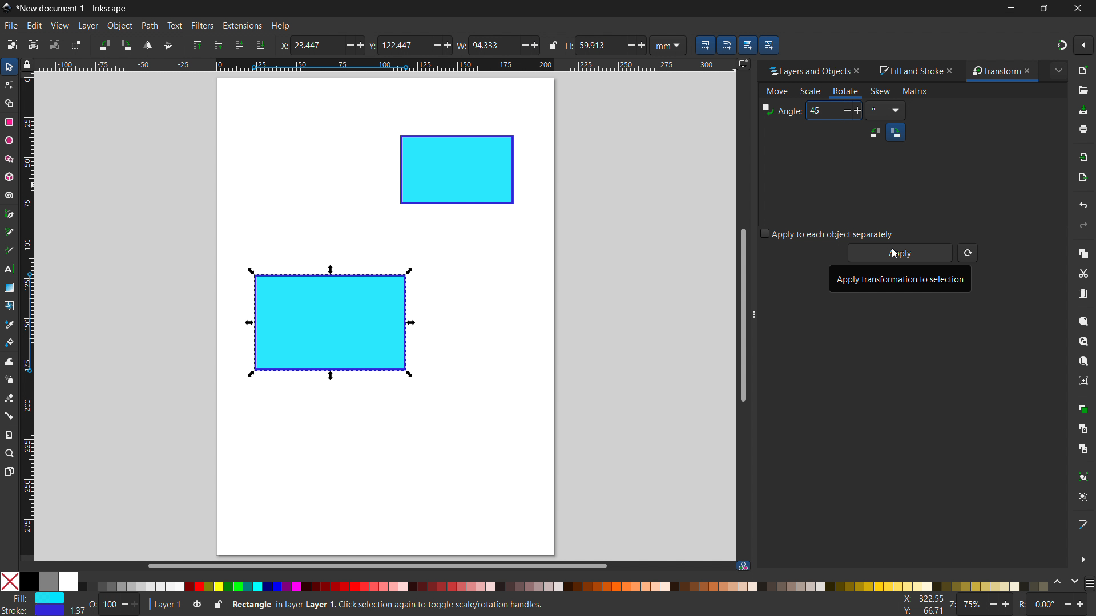 This screenshot has height=616, width=1096. I want to click on minus/ decrease, so click(345, 45).